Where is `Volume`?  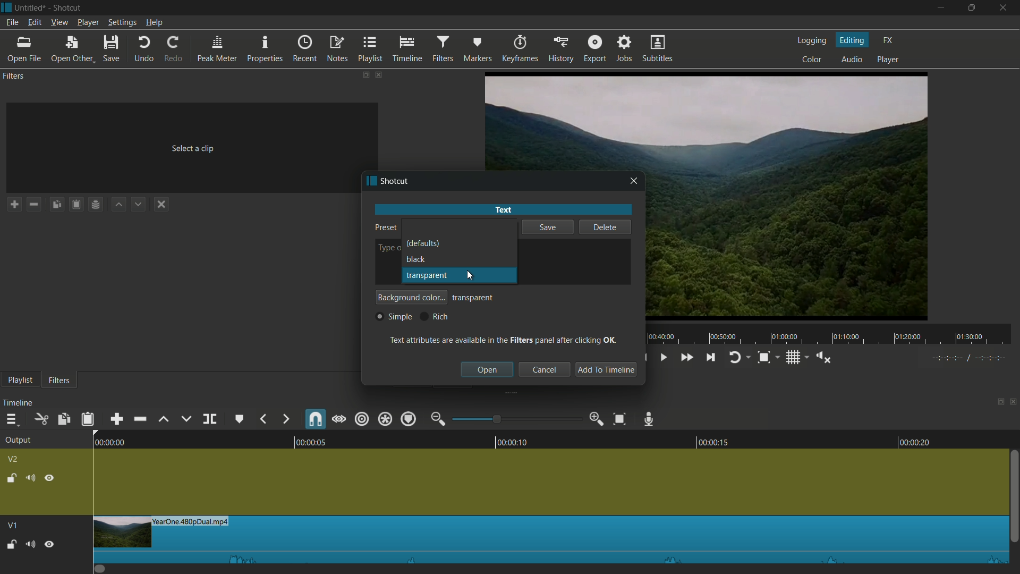
Volume is located at coordinates (30, 543).